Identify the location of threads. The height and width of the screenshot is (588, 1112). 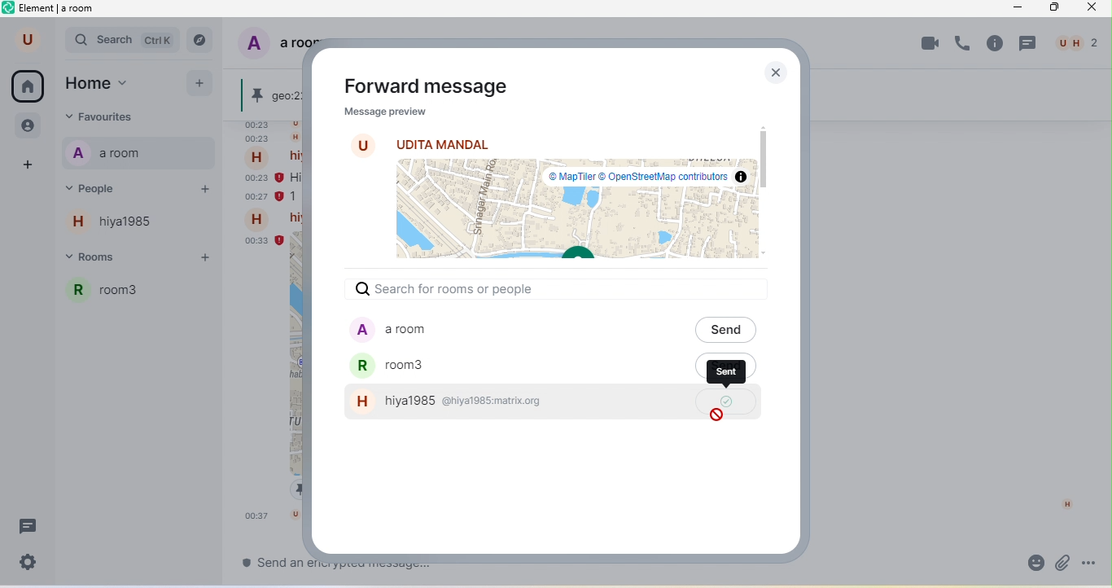
(30, 527).